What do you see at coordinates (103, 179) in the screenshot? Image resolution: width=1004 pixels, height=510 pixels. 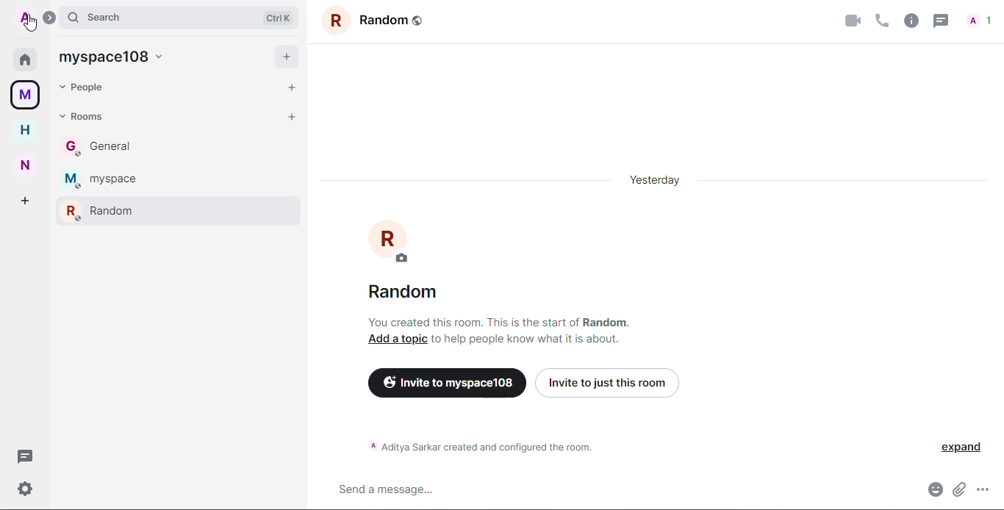 I see `room` at bounding box center [103, 179].